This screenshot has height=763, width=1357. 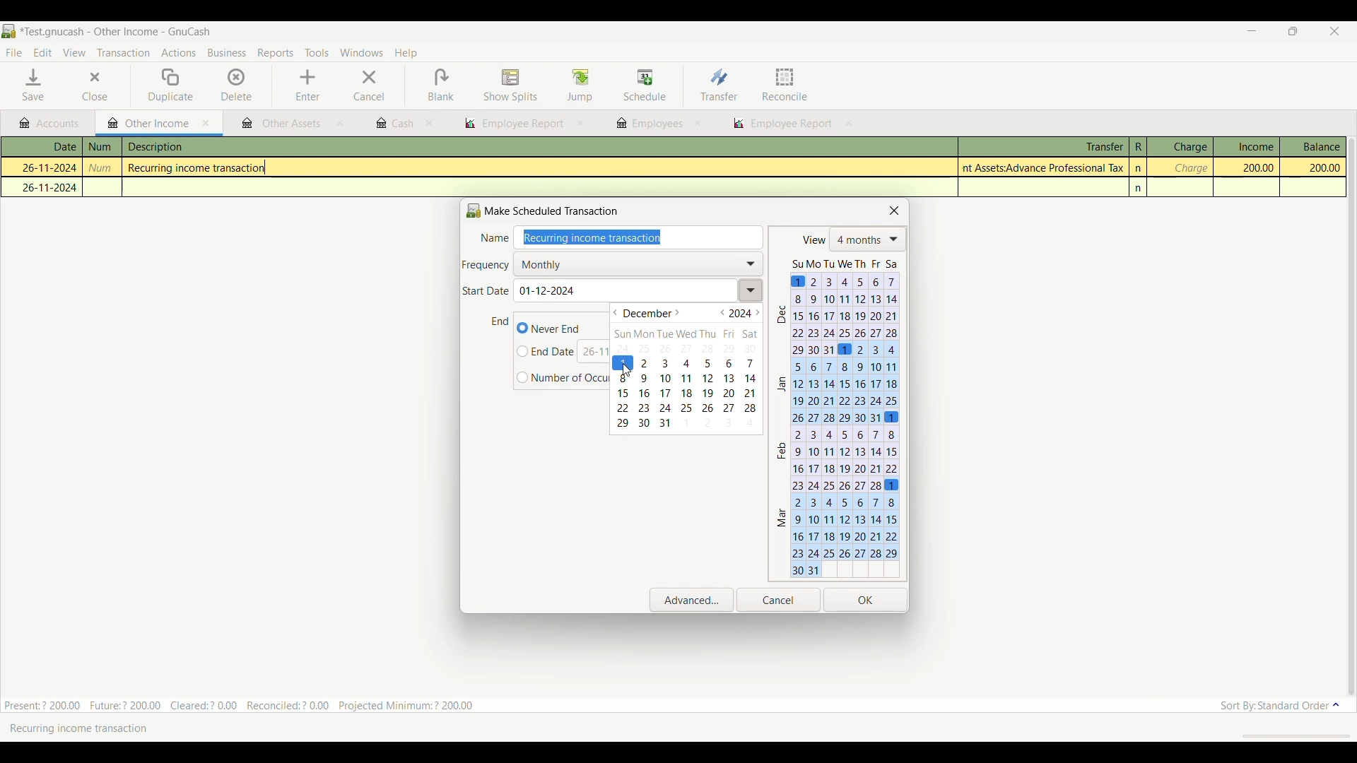 What do you see at coordinates (615, 313) in the screenshot?
I see `Go to previous month` at bounding box center [615, 313].